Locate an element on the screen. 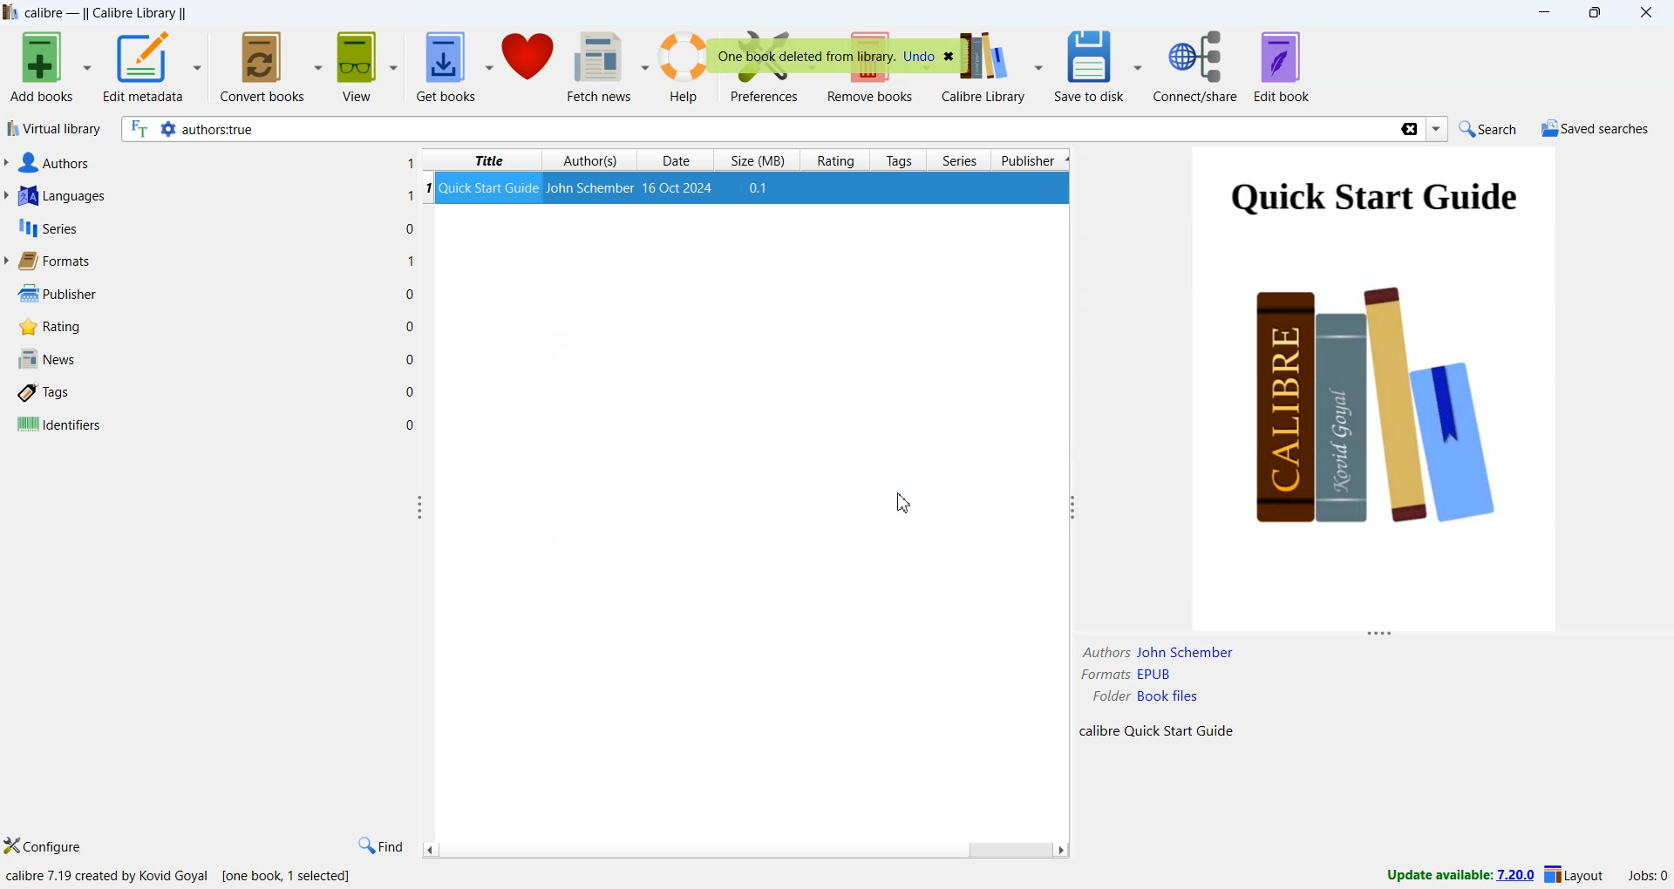 This screenshot has height=889, width=1674. calibre library is located at coordinates (1008, 66).